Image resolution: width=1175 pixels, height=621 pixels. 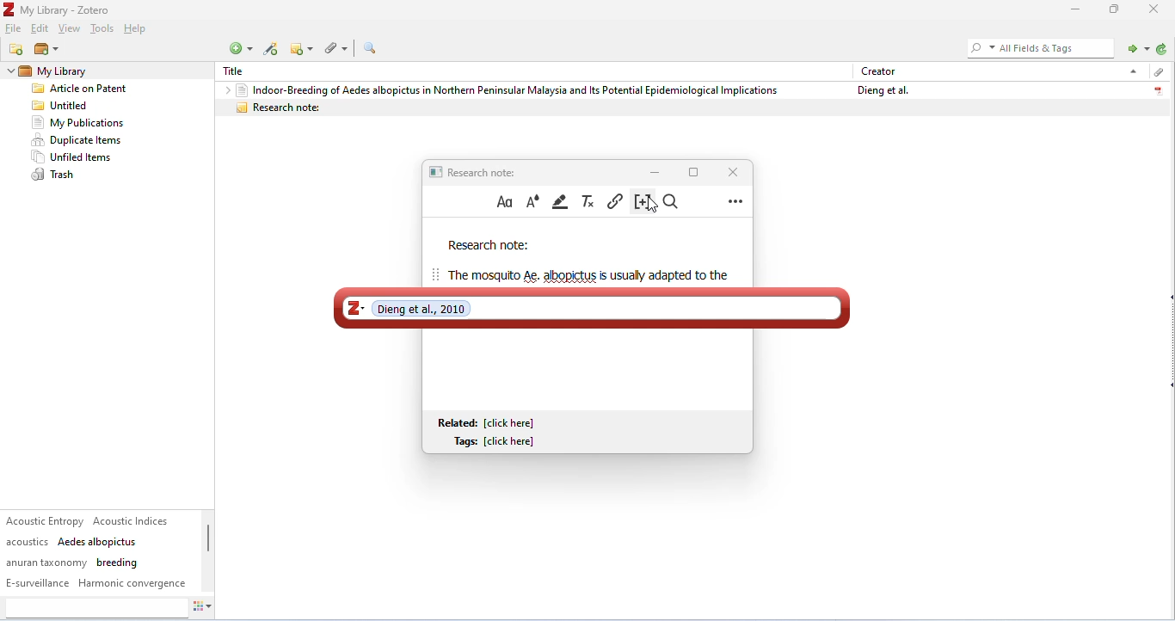 I want to click on view, so click(x=70, y=29).